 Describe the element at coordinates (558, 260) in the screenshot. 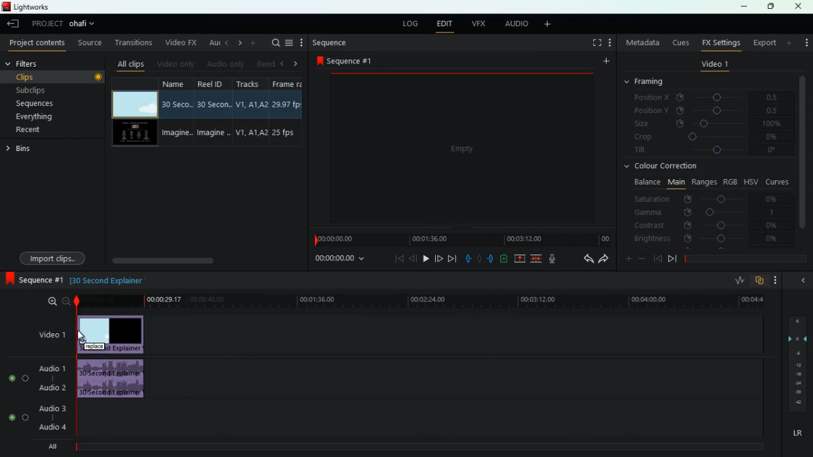

I see `mic` at that location.